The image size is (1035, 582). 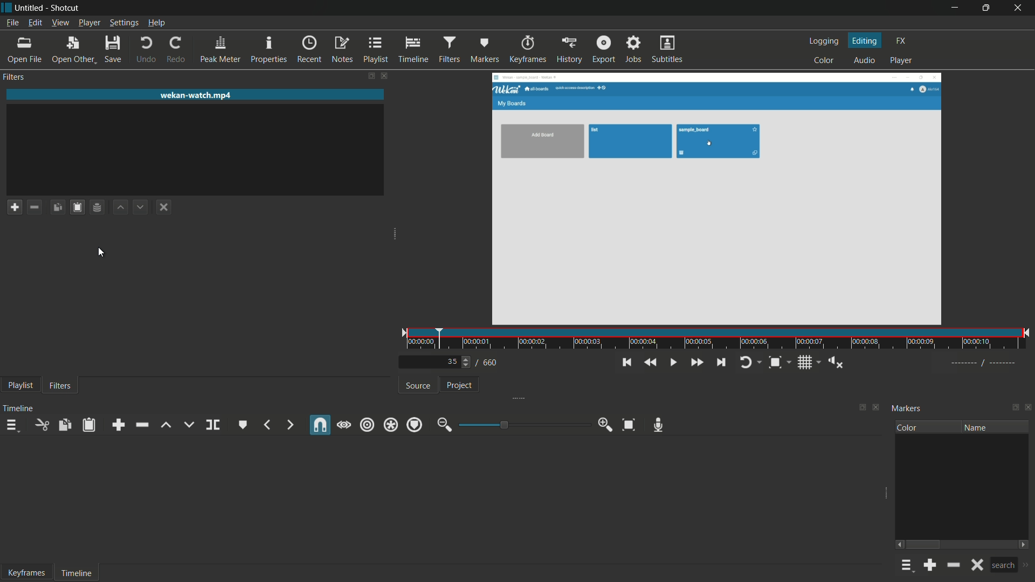 I want to click on timeline, so click(x=78, y=573).